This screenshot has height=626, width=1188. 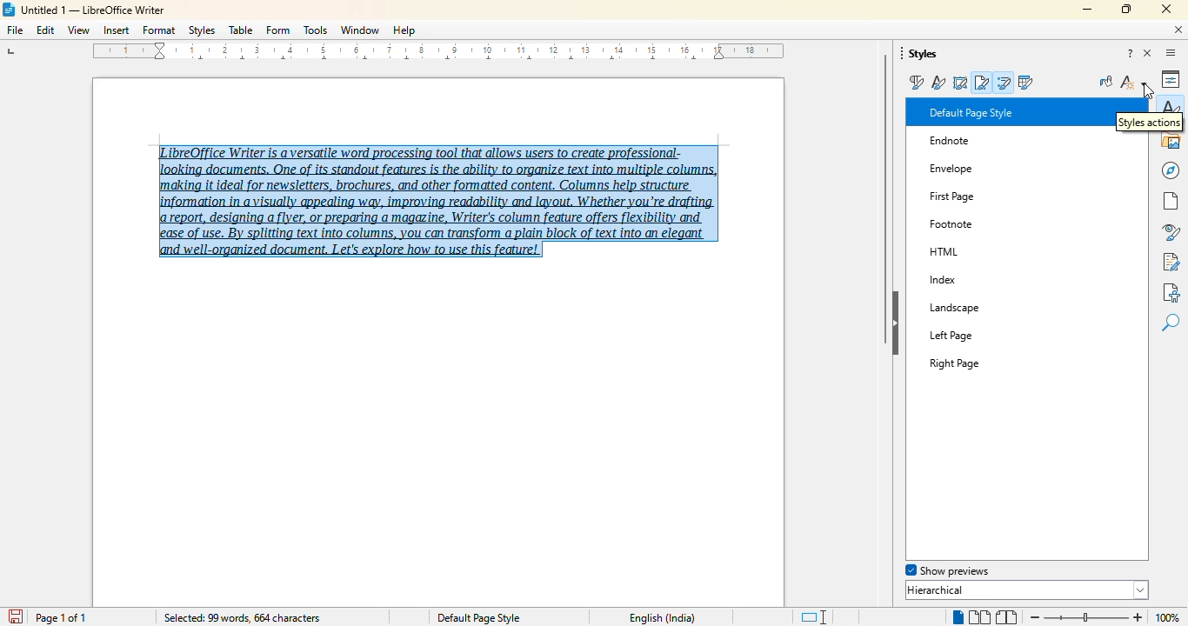 What do you see at coordinates (983, 82) in the screenshot?
I see `page styles` at bounding box center [983, 82].